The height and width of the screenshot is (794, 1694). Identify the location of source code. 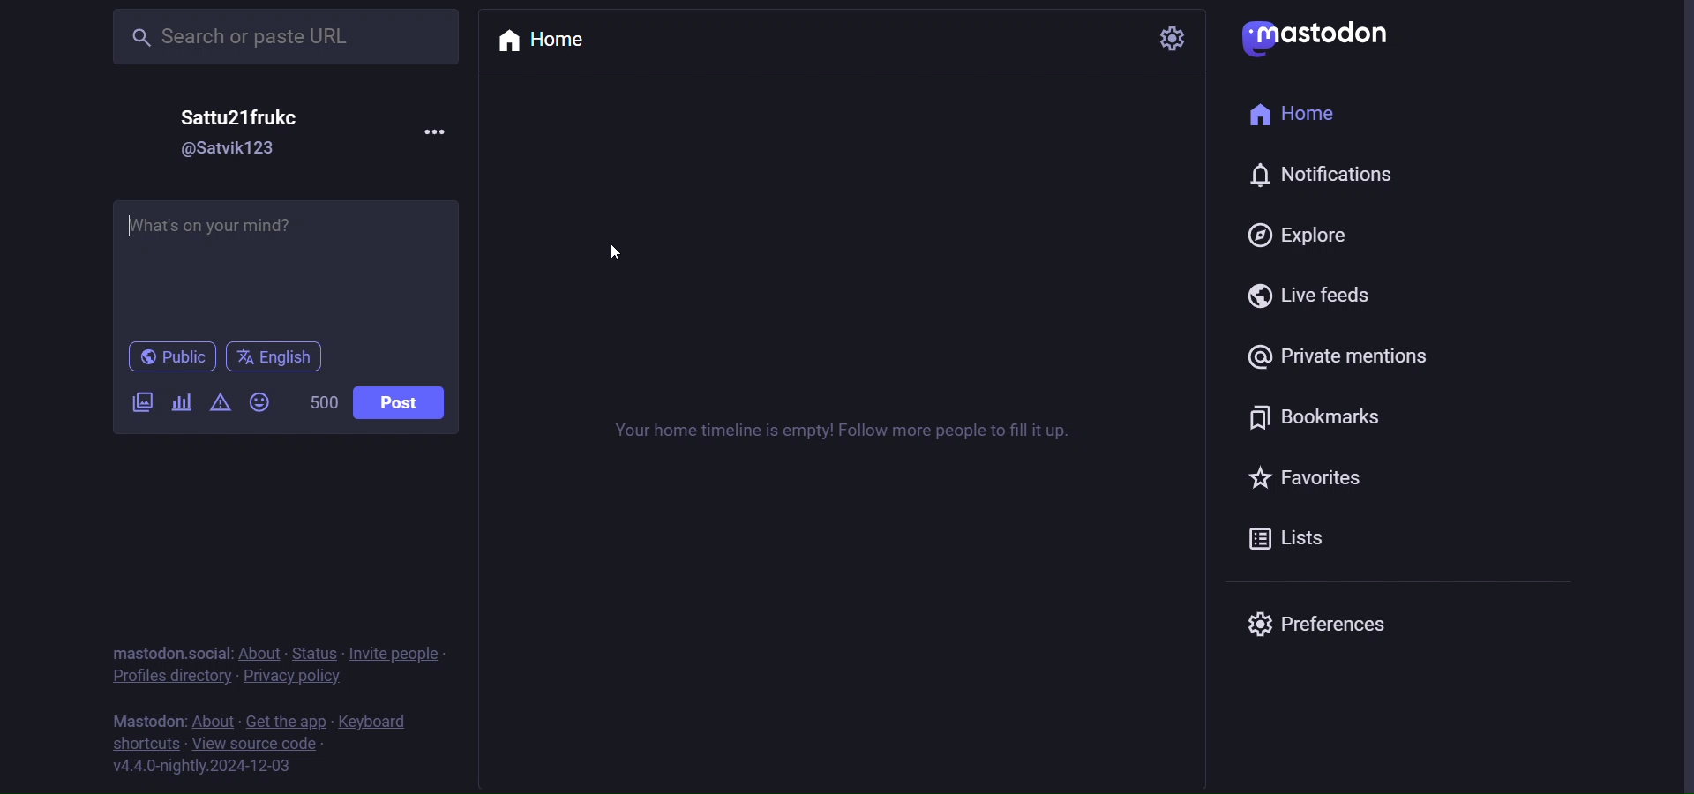
(259, 743).